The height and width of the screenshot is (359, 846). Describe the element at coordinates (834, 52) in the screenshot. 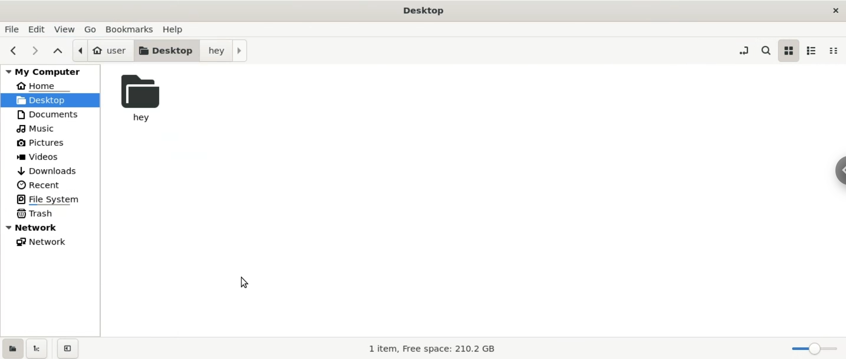

I see `compact view` at that location.